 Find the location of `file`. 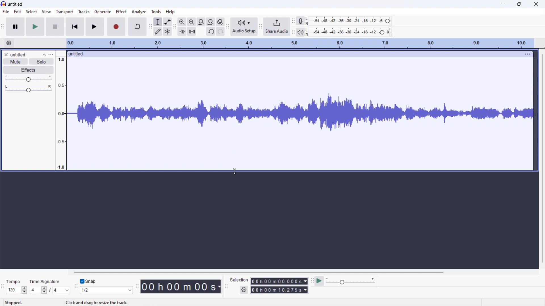

file is located at coordinates (6, 12).